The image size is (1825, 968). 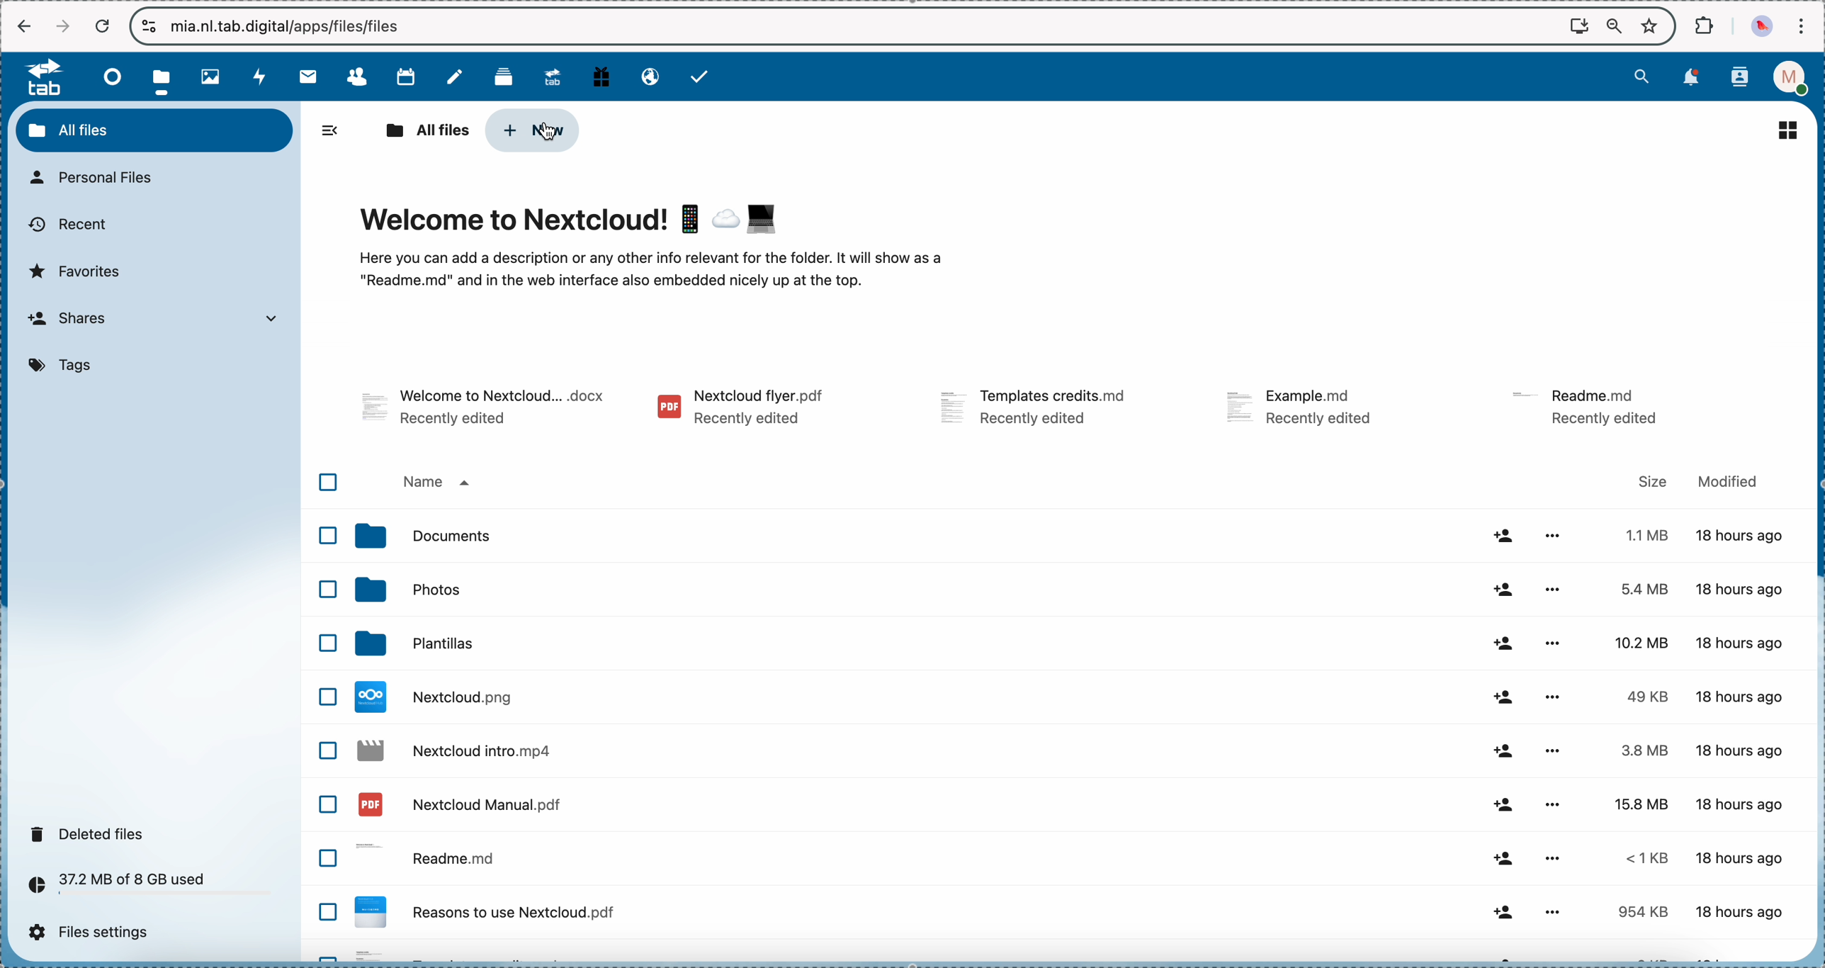 What do you see at coordinates (1503, 911) in the screenshot?
I see `share` at bounding box center [1503, 911].